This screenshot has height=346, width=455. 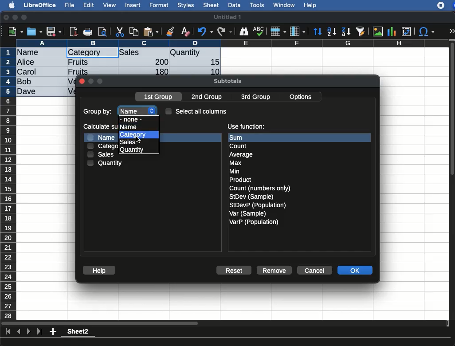 I want to click on format, so click(x=159, y=5).